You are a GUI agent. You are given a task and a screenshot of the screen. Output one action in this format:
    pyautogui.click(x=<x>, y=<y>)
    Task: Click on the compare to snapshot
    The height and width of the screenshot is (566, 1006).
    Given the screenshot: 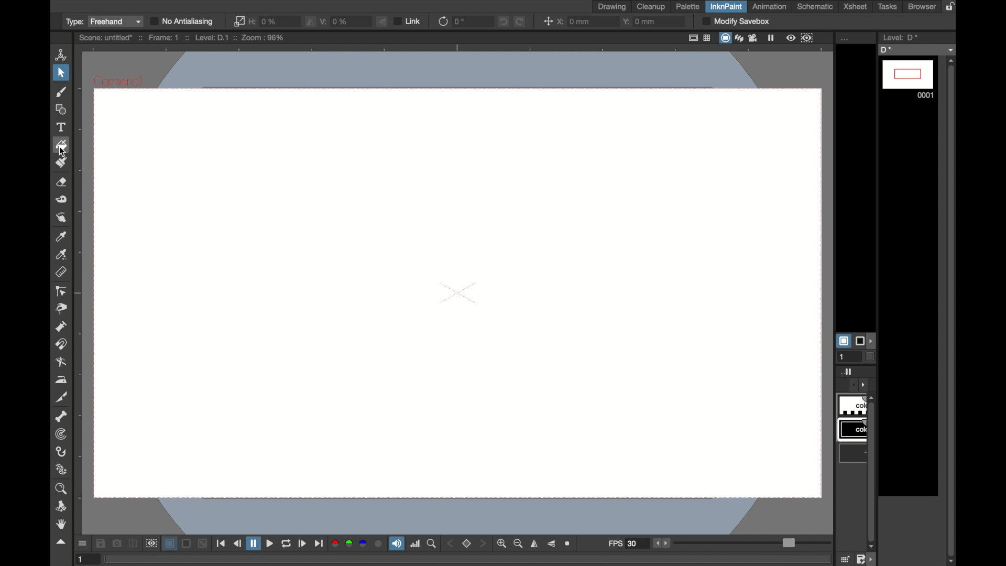 What is the action you would take?
    pyautogui.click(x=133, y=543)
    